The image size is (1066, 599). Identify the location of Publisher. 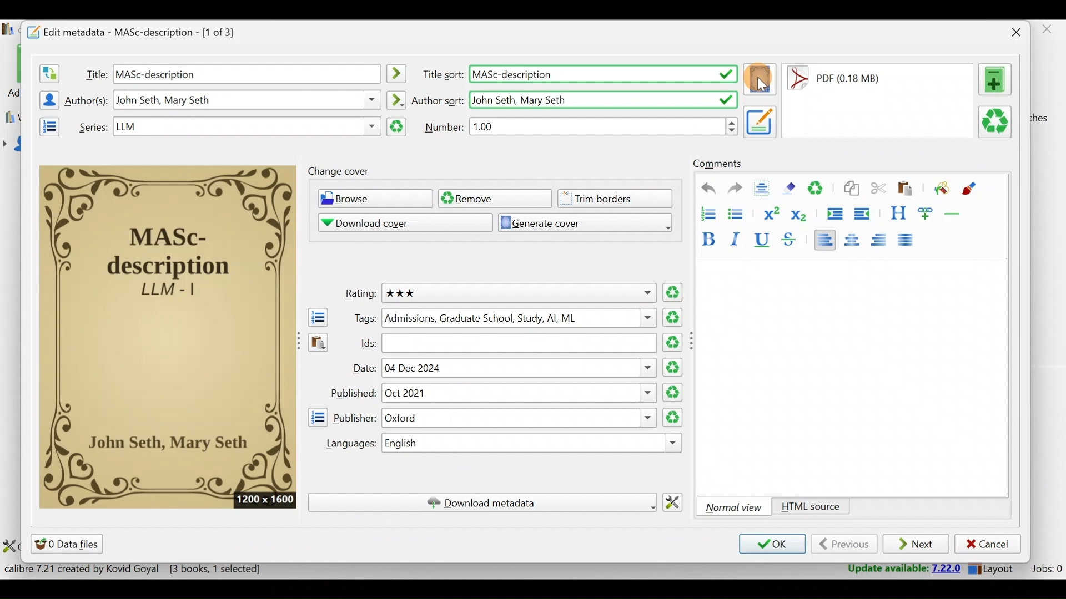
(355, 417).